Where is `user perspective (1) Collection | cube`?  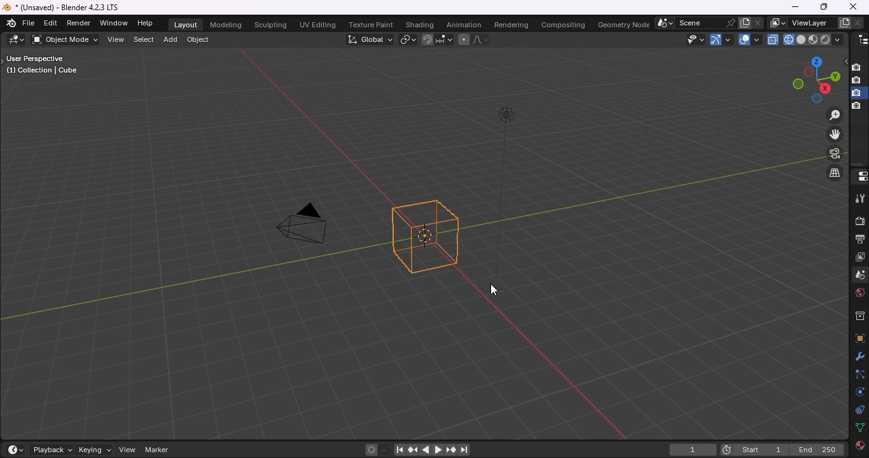 user perspective (1) Collection | cube is located at coordinates (46, 66).